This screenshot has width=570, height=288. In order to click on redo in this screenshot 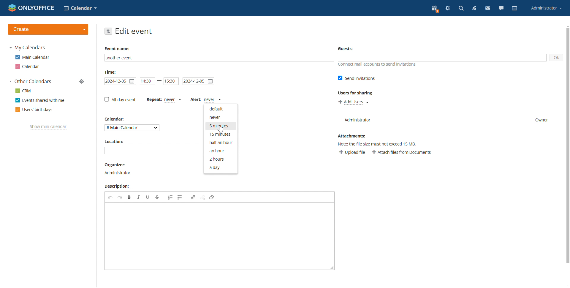, I will do `click(120, 197)`.